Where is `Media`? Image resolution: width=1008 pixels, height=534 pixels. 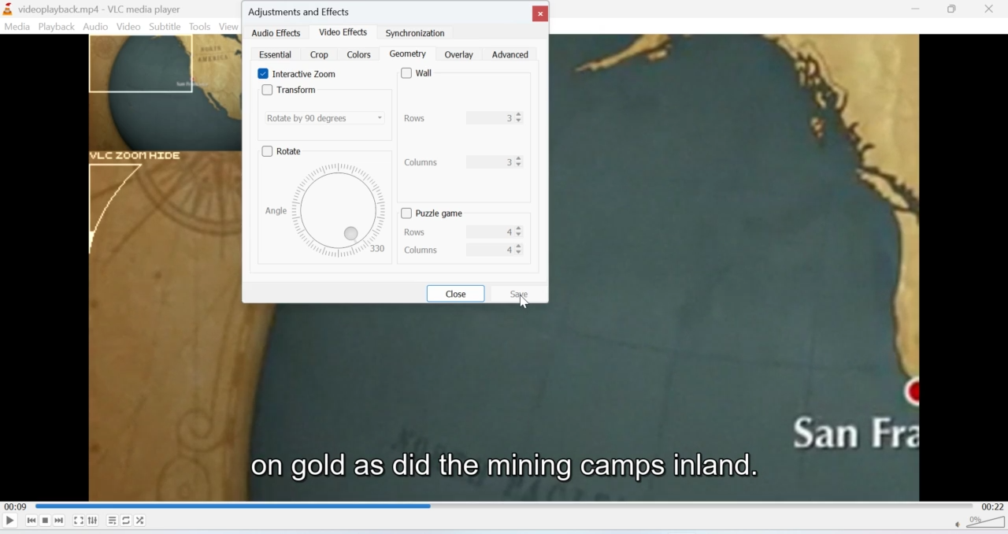 Media is located at coordinates (16, 27).